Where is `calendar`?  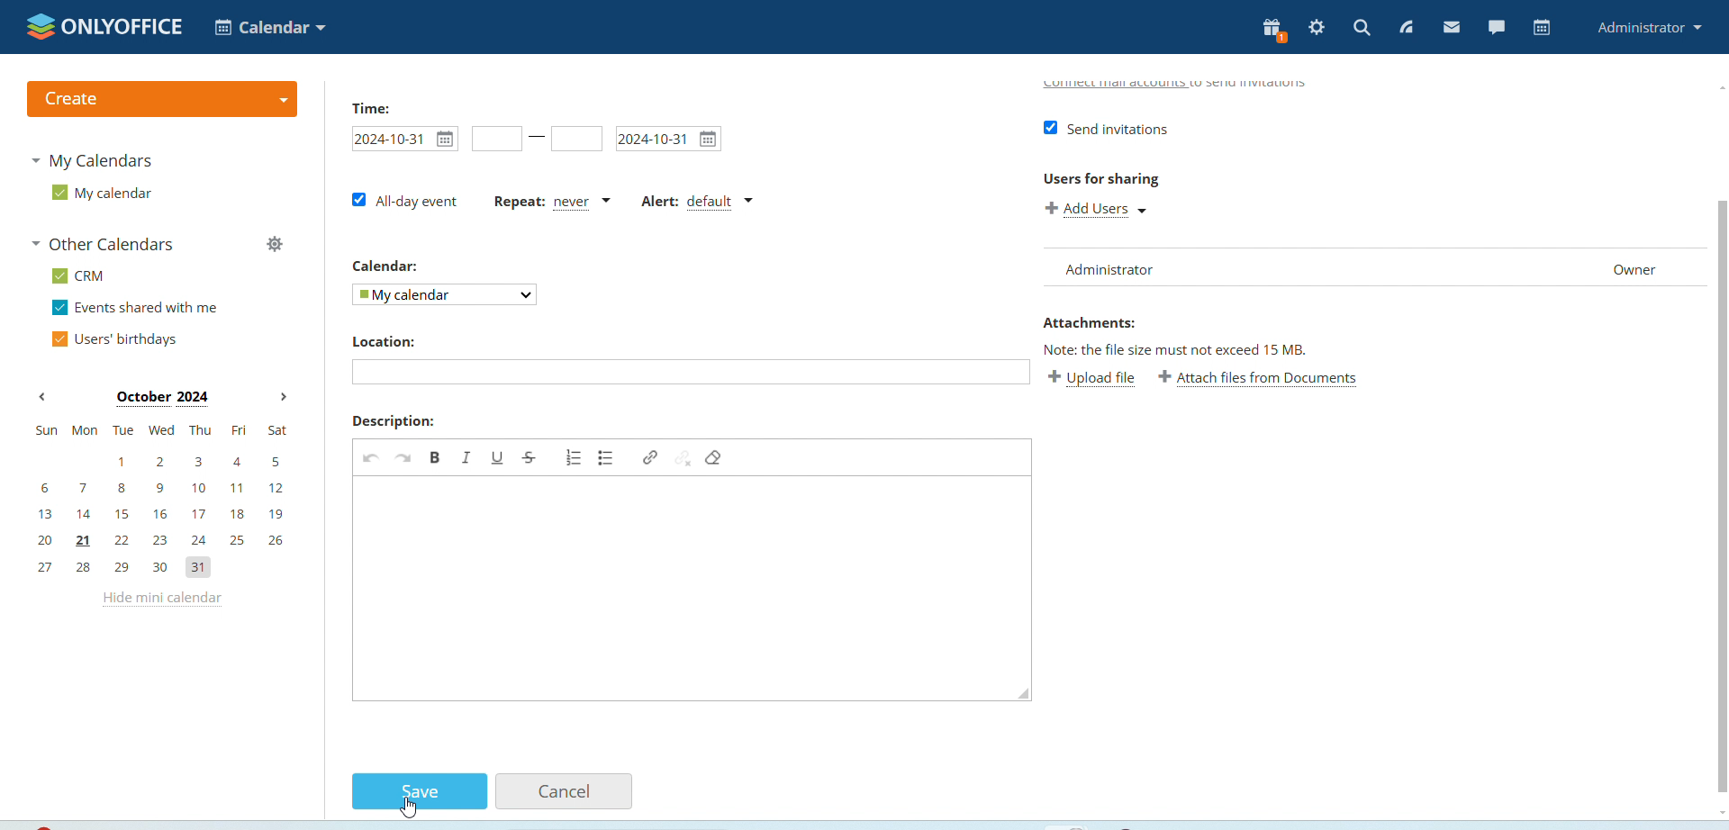
calendar is located at coordinates (1543, 27).